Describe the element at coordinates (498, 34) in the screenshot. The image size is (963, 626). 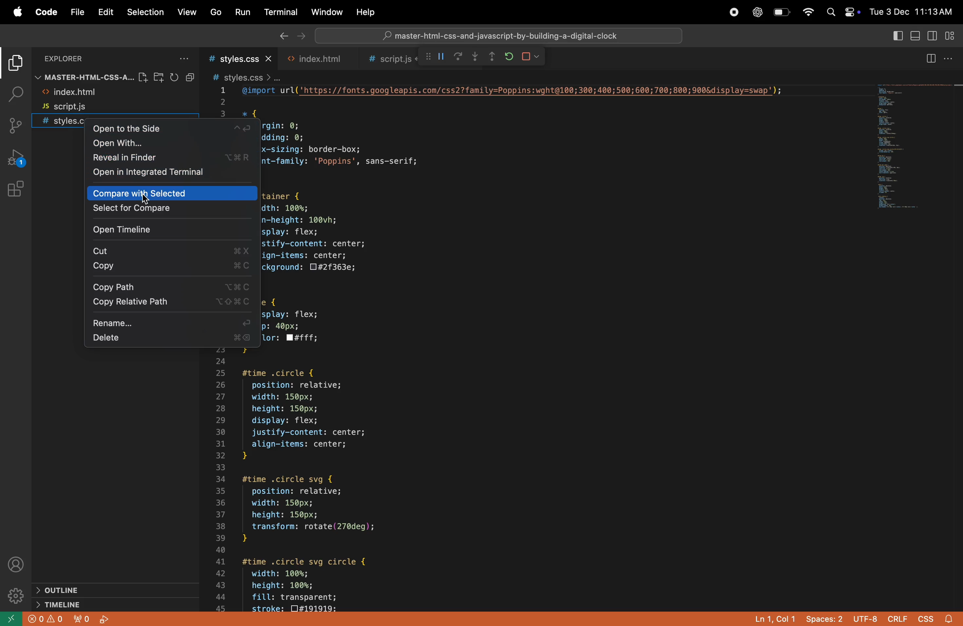
I see `search bar` at that location.